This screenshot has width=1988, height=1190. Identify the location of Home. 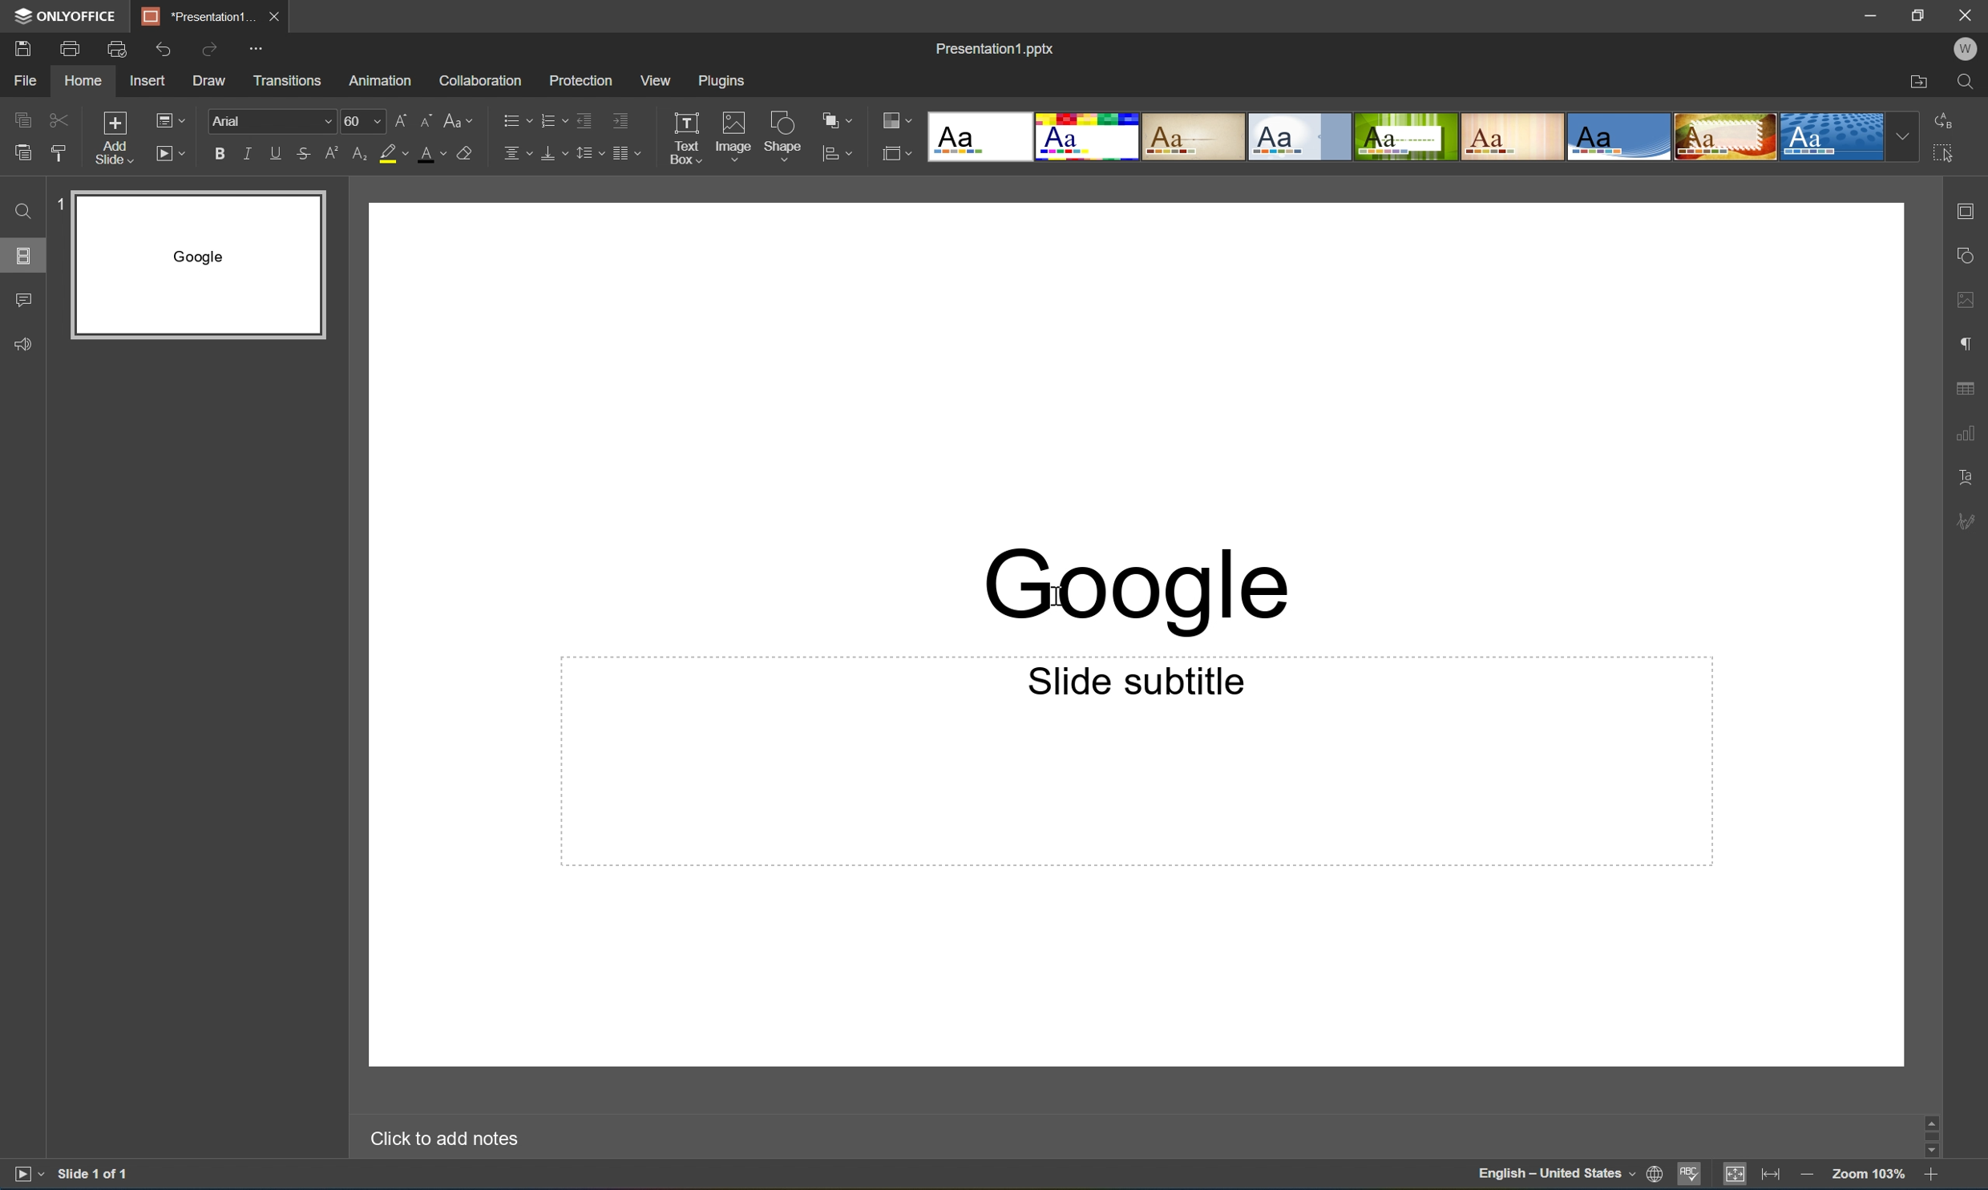
(87, 80).